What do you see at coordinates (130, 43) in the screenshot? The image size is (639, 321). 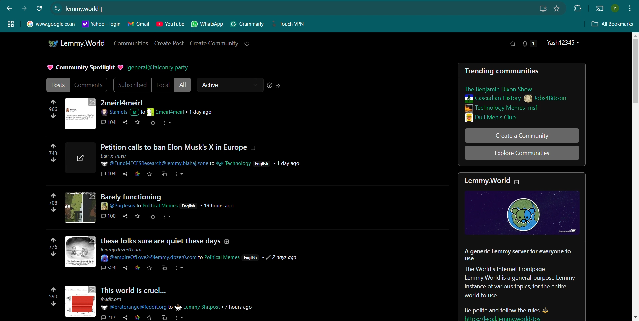 I see `Communities` at bounding box center [130, 43].